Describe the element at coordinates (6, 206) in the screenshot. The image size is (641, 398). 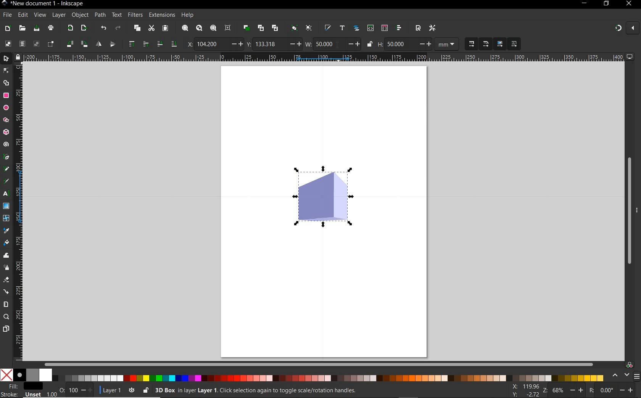
I see `gradient tool` at that location.